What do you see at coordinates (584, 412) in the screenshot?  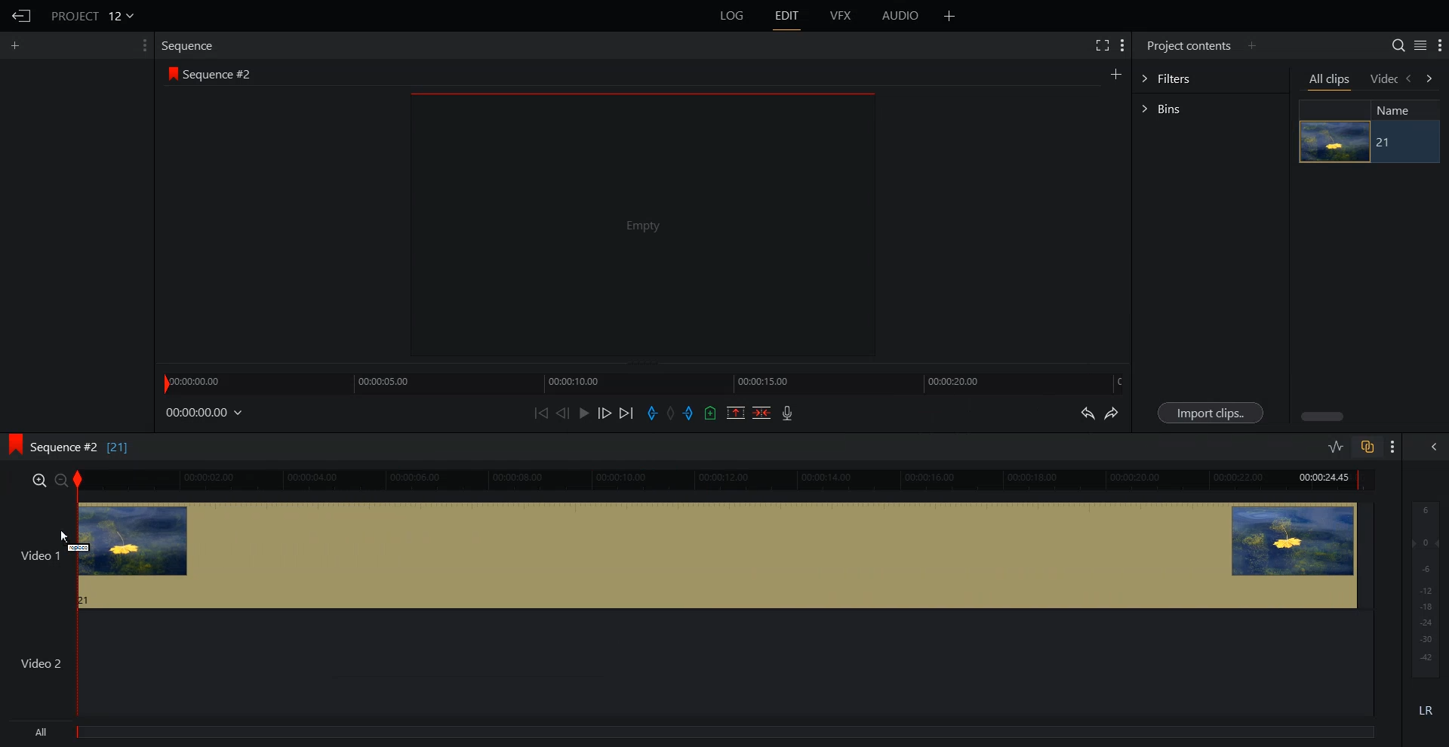 I see `Play` at bounding box center [584, 412].